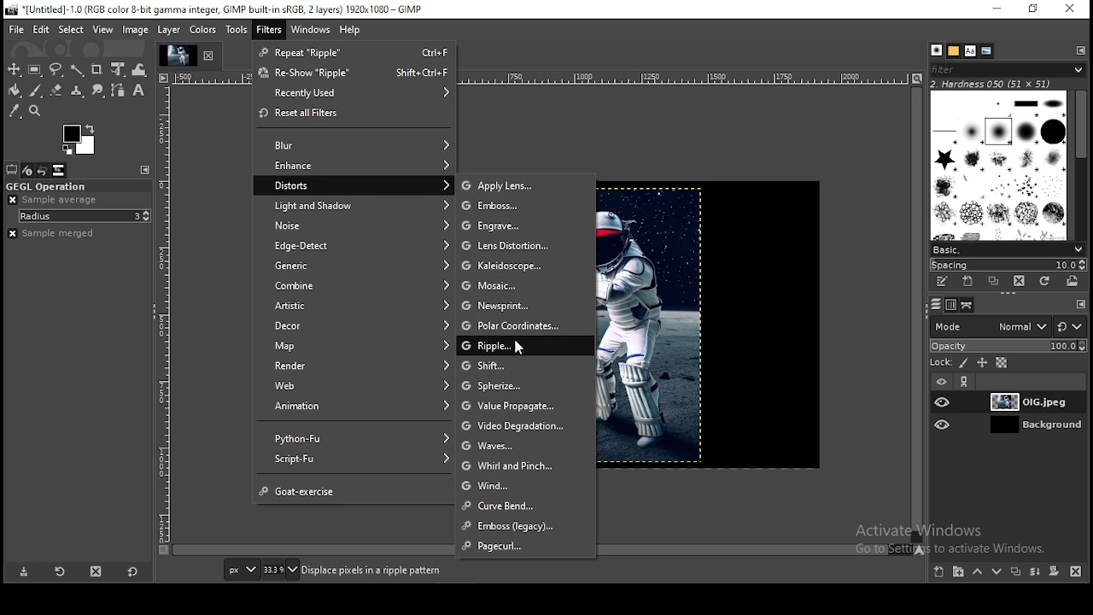  I want to click on delete this layer, so click(1076, 572).